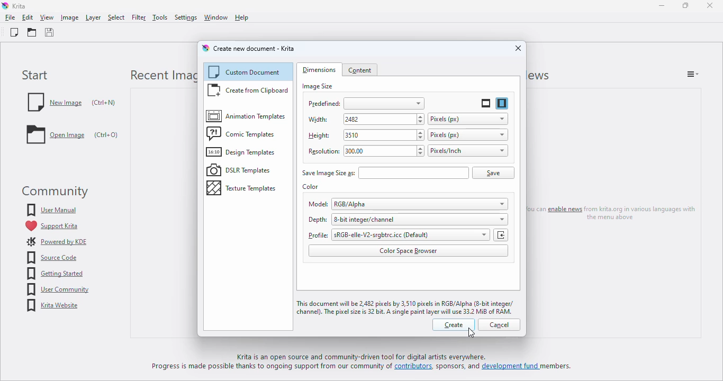  Describe the element at coordinates (420, 148) in the screenshot. I see `Increase` at that location.